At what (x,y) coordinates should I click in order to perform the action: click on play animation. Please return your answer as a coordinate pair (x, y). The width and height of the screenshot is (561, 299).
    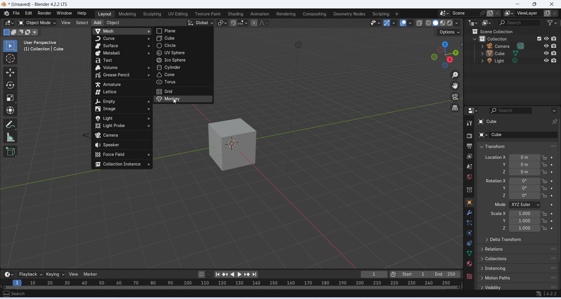
    Looking at the image, I should click on (233, 275).